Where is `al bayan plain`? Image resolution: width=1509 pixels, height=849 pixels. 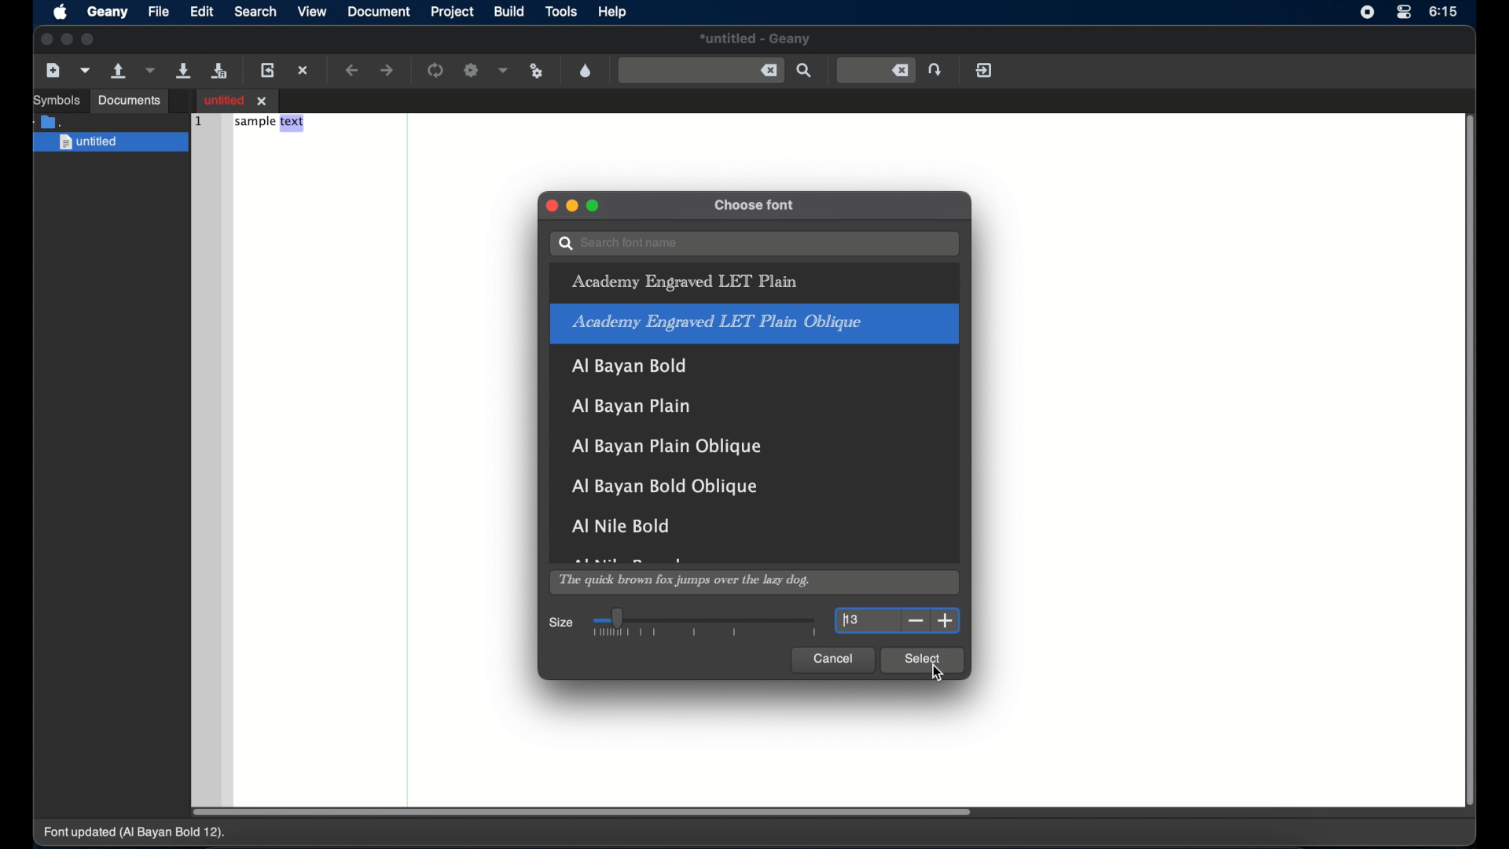
al bayan plain is located at coordinates (631, 406).